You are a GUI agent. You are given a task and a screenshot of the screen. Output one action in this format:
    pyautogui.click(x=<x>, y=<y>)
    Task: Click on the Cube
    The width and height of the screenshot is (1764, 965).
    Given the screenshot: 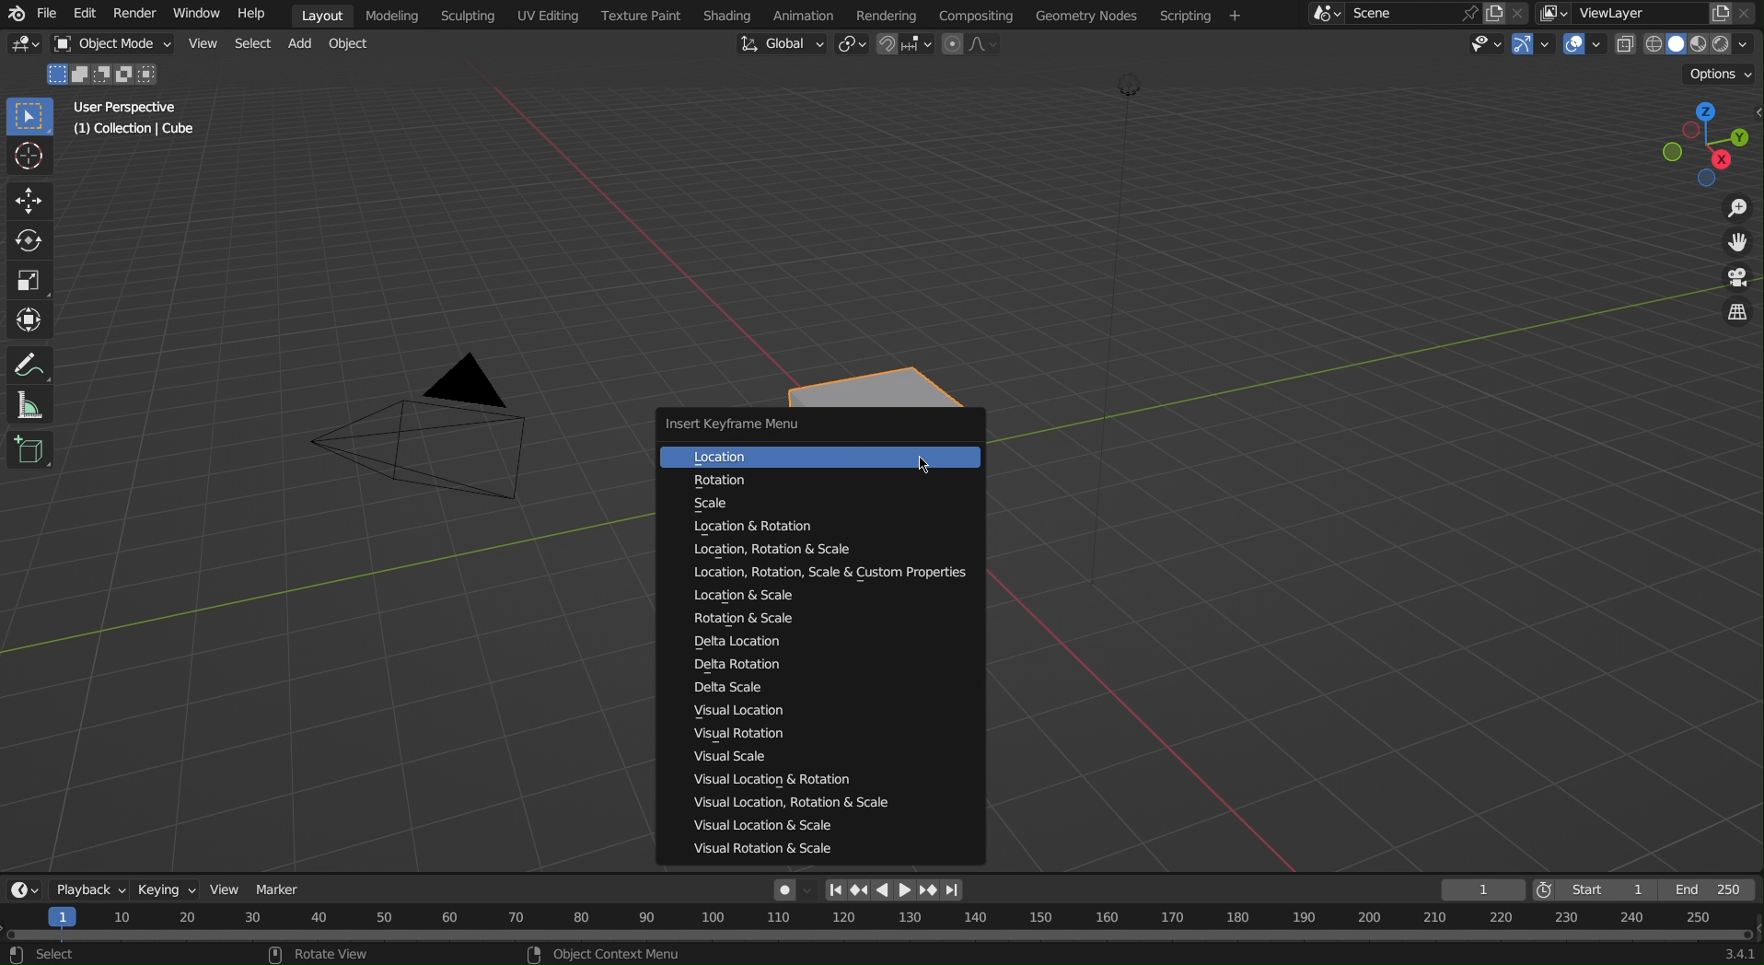 What is the action you would take?
    pyautogui.click(x=891, y=378)
    